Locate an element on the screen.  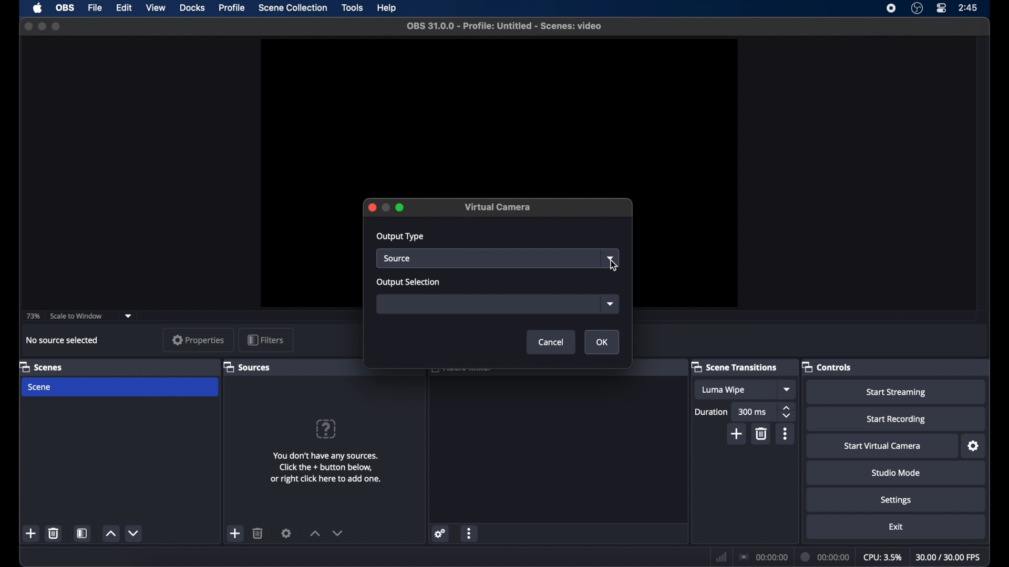
dropdown is located at coordinates (129, 315).